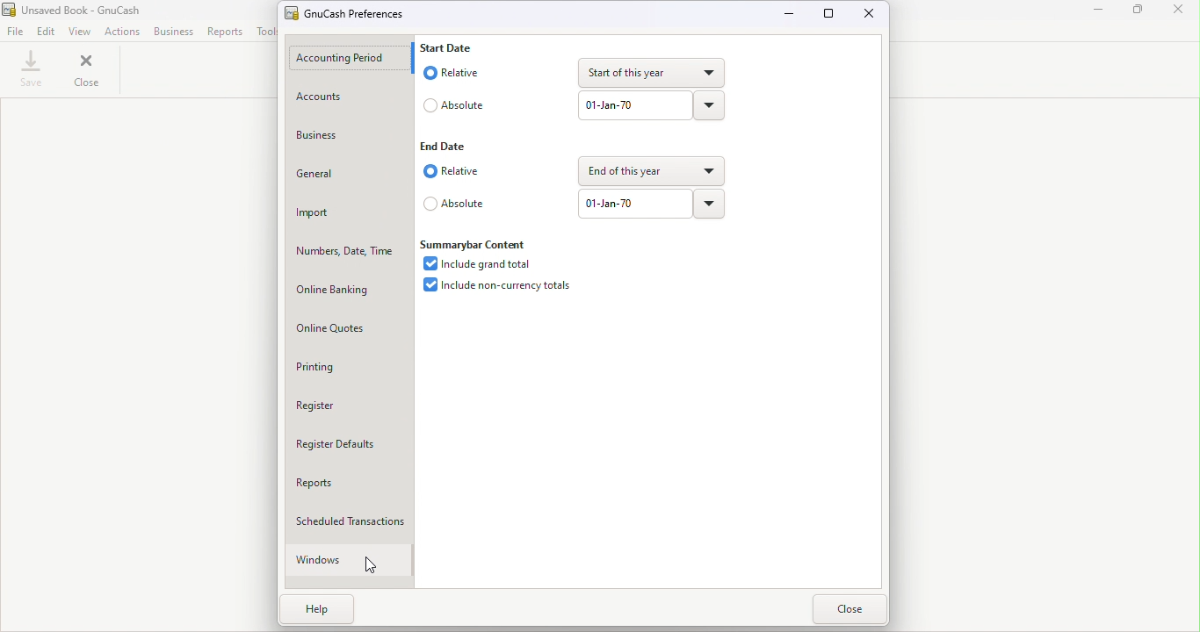 The height and width of the screenshot is (632, 1200). What do you see at coordinates (450, 171) in the screenshot?
I see `Relative` at bounding box center [450, 171].